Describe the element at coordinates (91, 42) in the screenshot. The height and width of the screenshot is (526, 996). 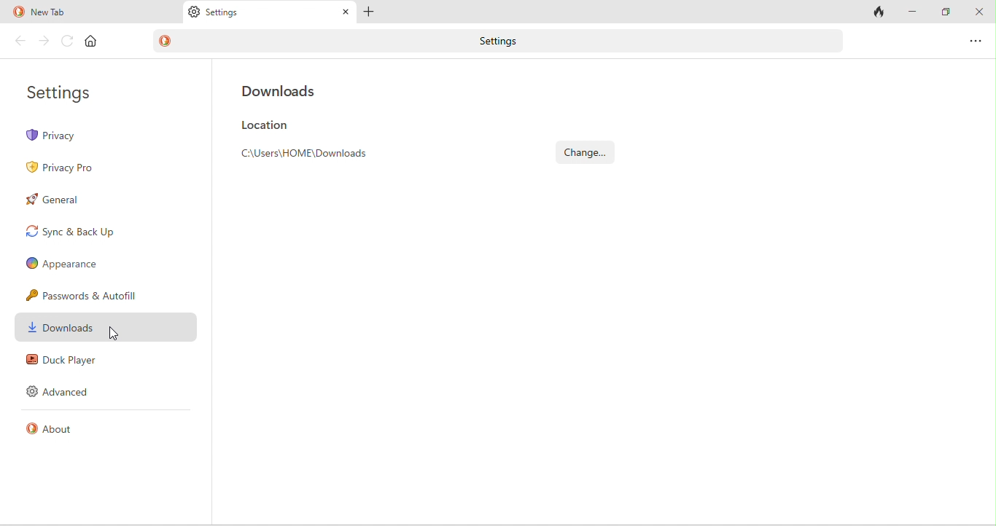
I see `home` at that location.